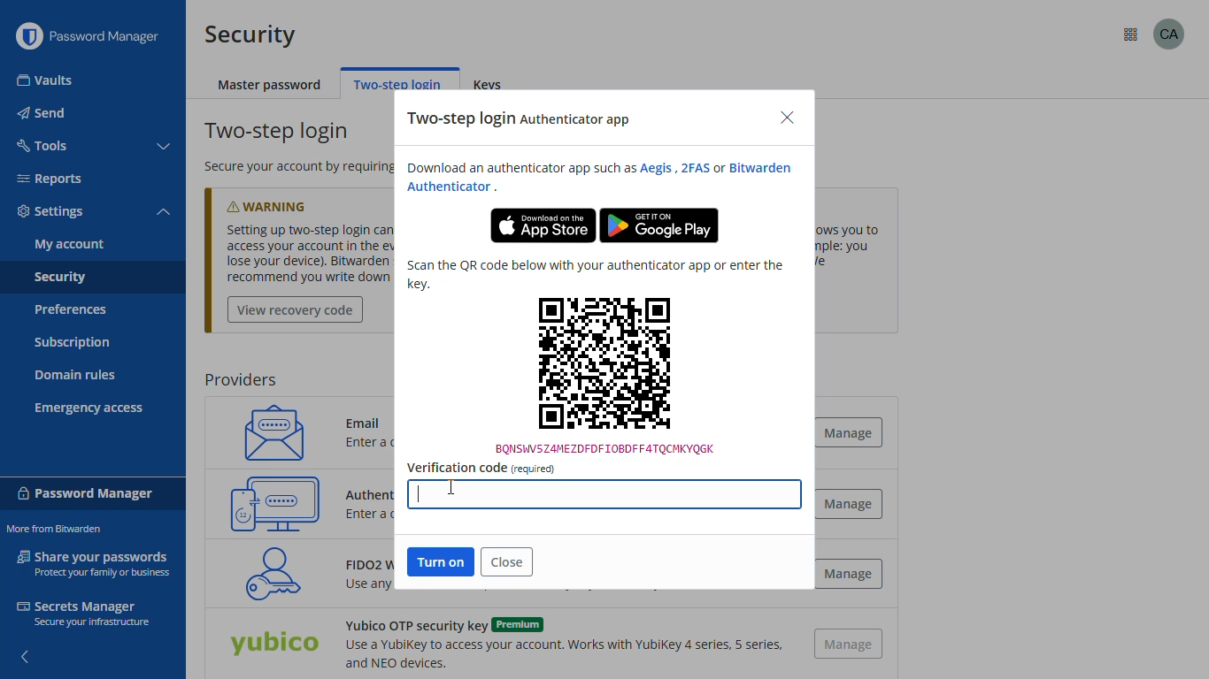 This screenshot has height=679, width=1209. Describe the element at coordinates (520, 119) in the screenshot. I see `two-step login authenticator app` at that location.